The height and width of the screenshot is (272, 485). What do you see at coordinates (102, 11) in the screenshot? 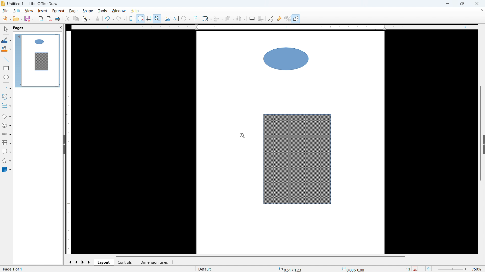
I see `Tools ` at bounding box center [102, 11].